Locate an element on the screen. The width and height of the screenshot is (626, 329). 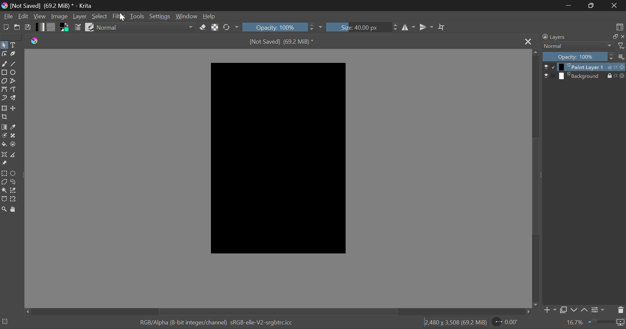
Vertical Mirror Flip is located at coordinates (409, 27).